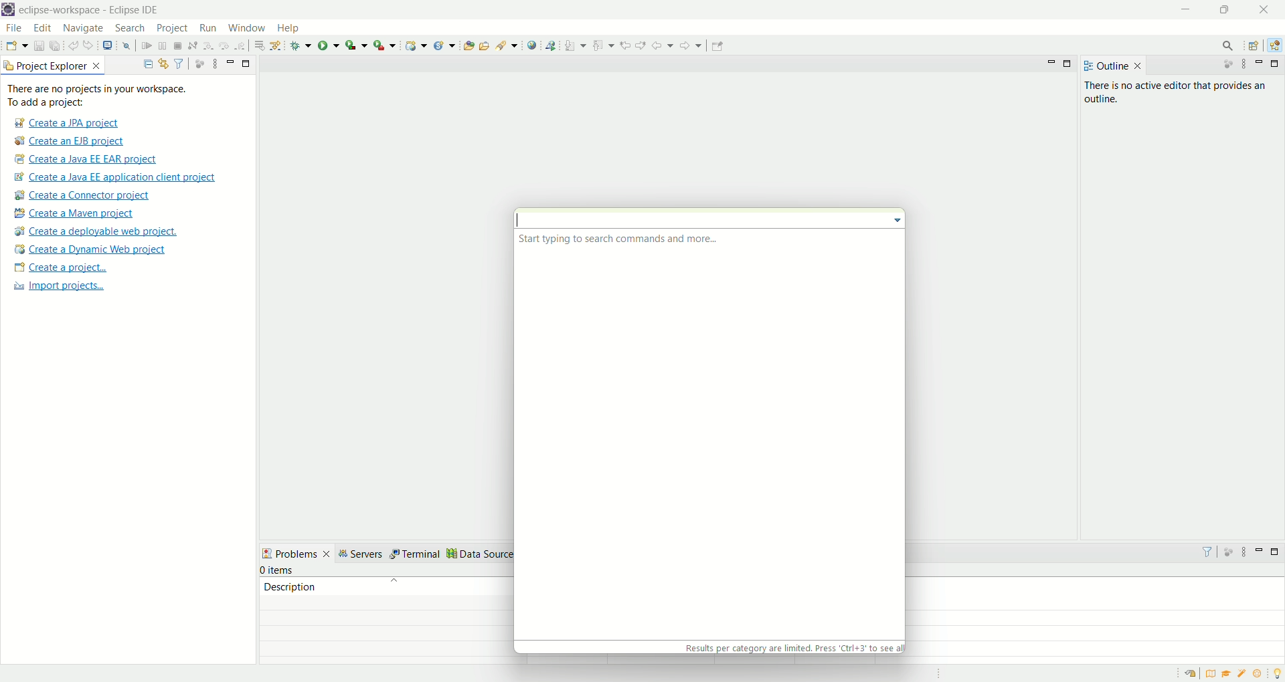 The image size is (1285, 682). What do you see at coordinates (1223, 9) in the screenshot?
I see `maximize` at bounding box center [1223, 9].